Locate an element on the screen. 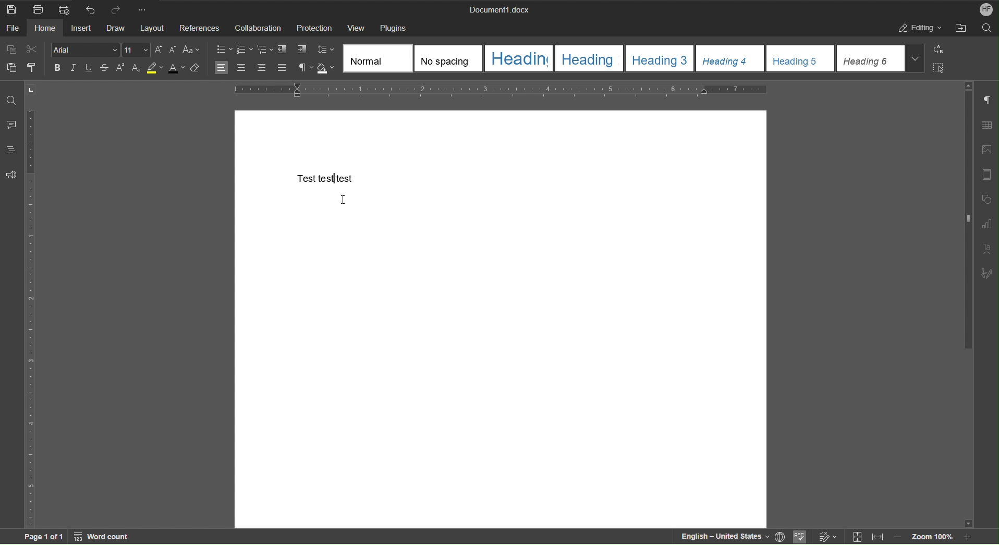  Track Changes is located at coordinates (829, 536).